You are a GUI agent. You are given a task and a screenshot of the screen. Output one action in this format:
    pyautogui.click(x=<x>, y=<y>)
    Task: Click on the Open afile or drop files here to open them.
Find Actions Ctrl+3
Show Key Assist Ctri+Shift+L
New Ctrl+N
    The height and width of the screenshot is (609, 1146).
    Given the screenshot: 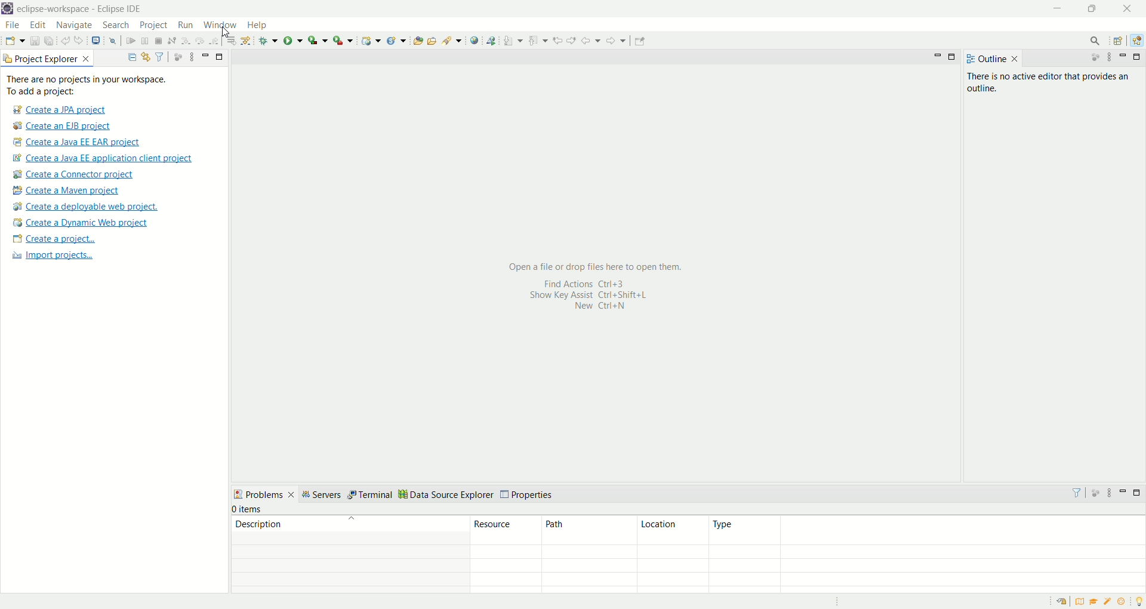 What is the action you would take?
    pyautogui.click(x=592, y=286)
    